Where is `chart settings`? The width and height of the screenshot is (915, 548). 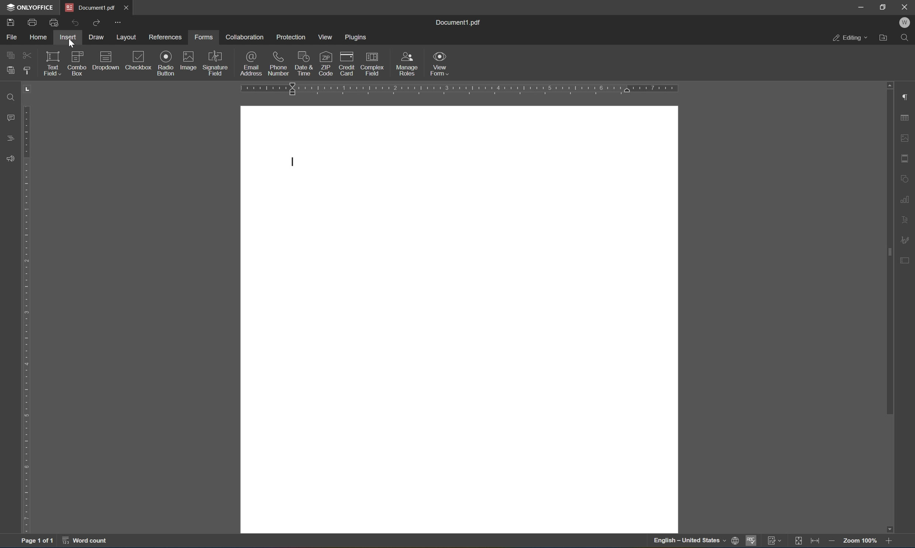
chart settings is located at coordinates (905, 198).